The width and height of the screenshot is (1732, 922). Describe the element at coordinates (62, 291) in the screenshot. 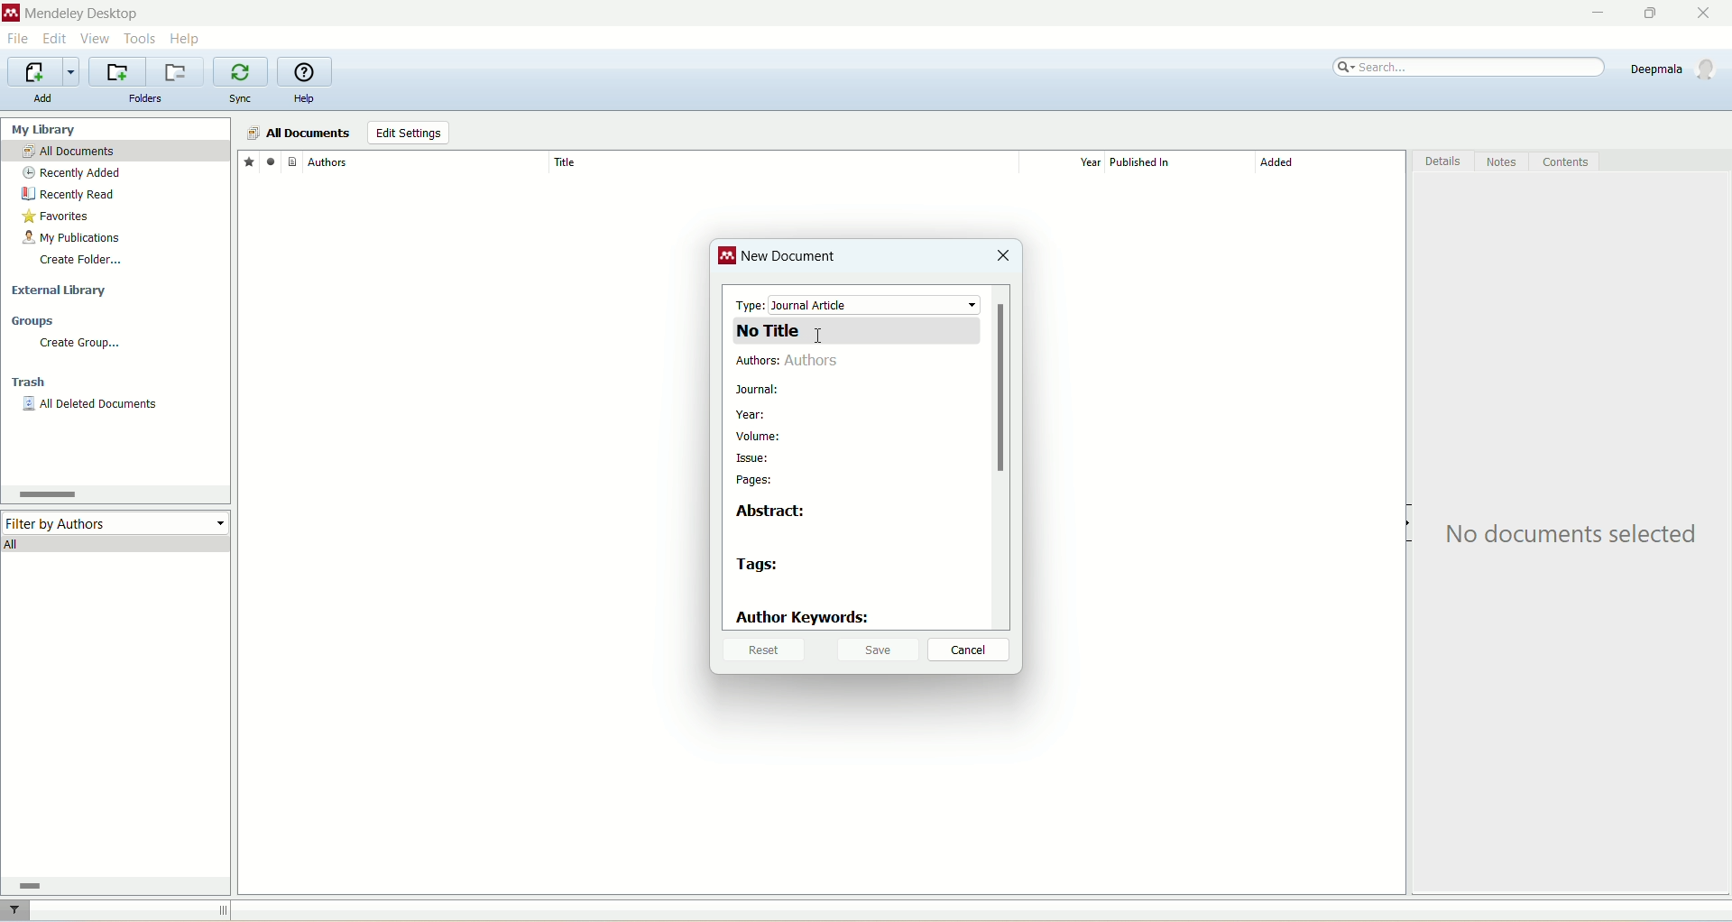

I see `external library` at that location.